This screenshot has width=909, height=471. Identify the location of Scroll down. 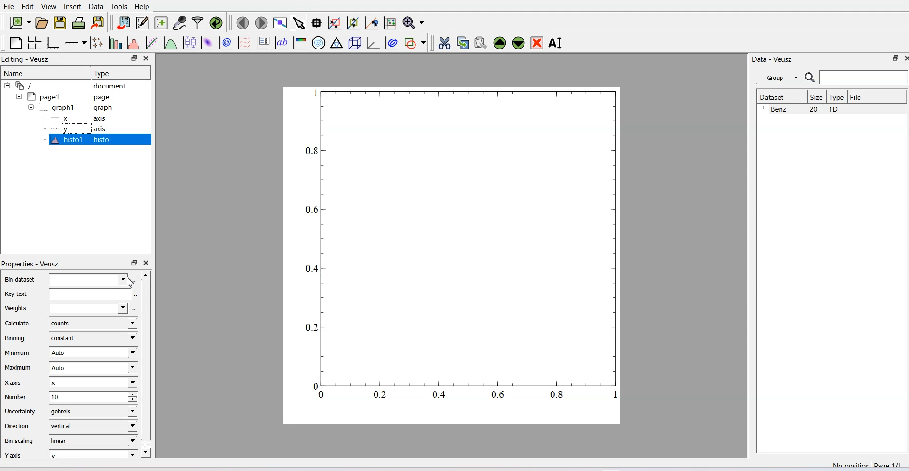
(147, 452).